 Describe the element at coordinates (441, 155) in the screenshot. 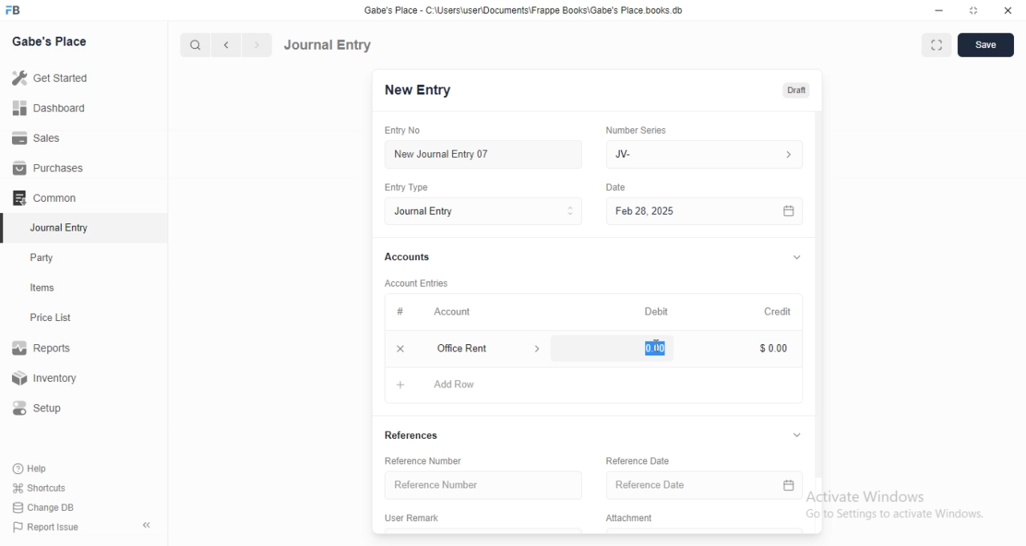

I see `New Journal Entry 07` at that location.